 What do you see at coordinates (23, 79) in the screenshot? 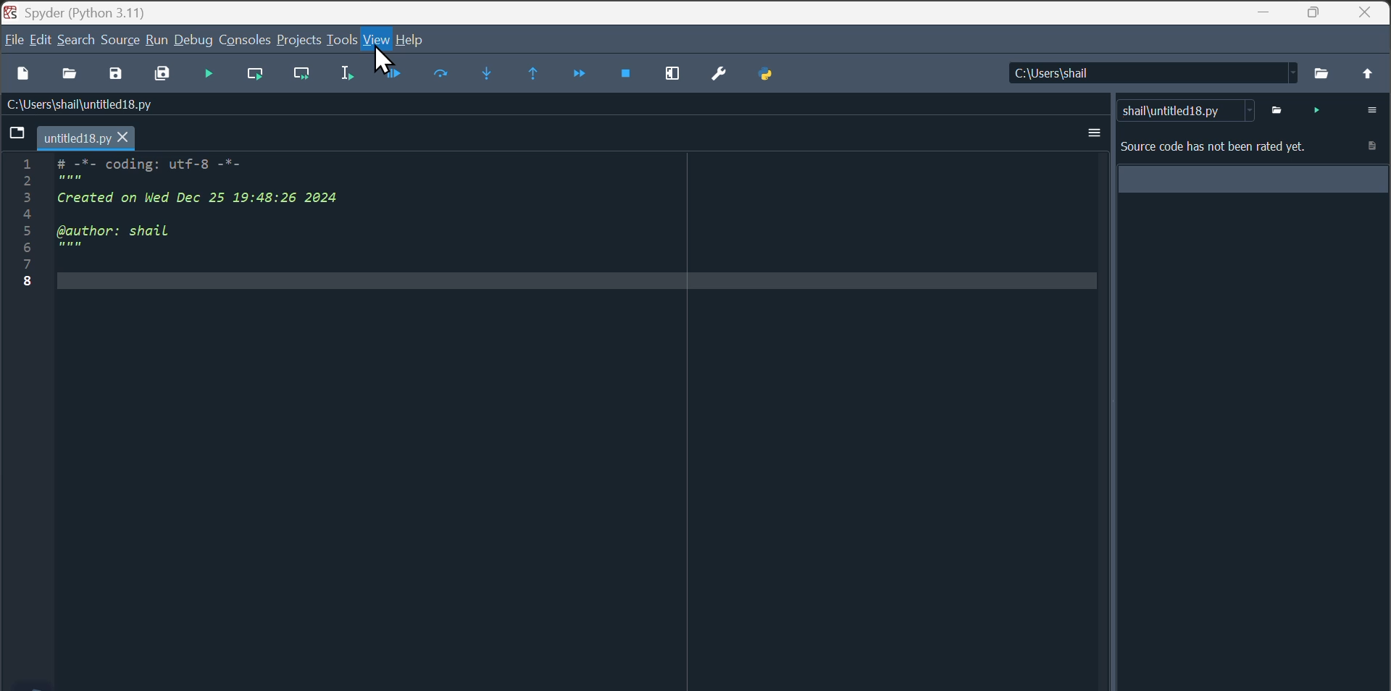
I see `New` at bounding box center [23, 79].